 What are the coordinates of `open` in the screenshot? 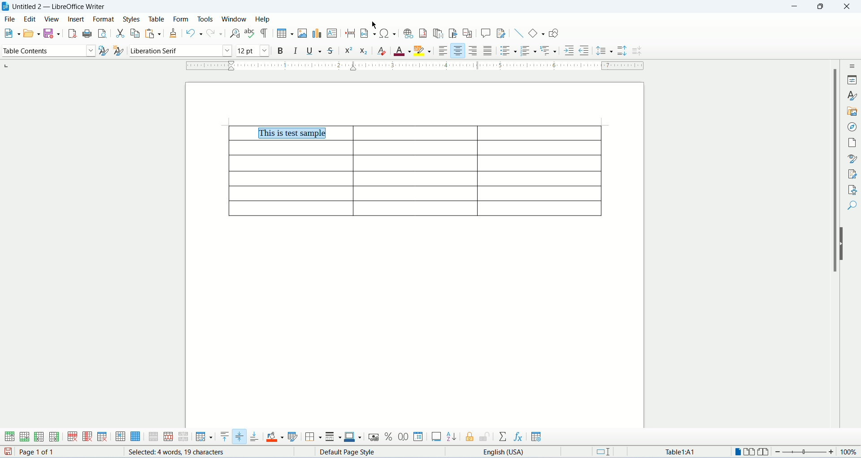 It's located at (32, 34).